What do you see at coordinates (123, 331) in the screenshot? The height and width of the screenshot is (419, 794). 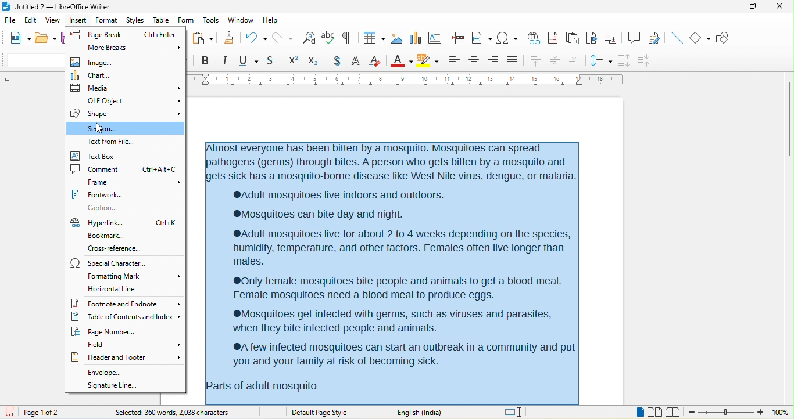 I see `page number` at bounding box center [123, 331].